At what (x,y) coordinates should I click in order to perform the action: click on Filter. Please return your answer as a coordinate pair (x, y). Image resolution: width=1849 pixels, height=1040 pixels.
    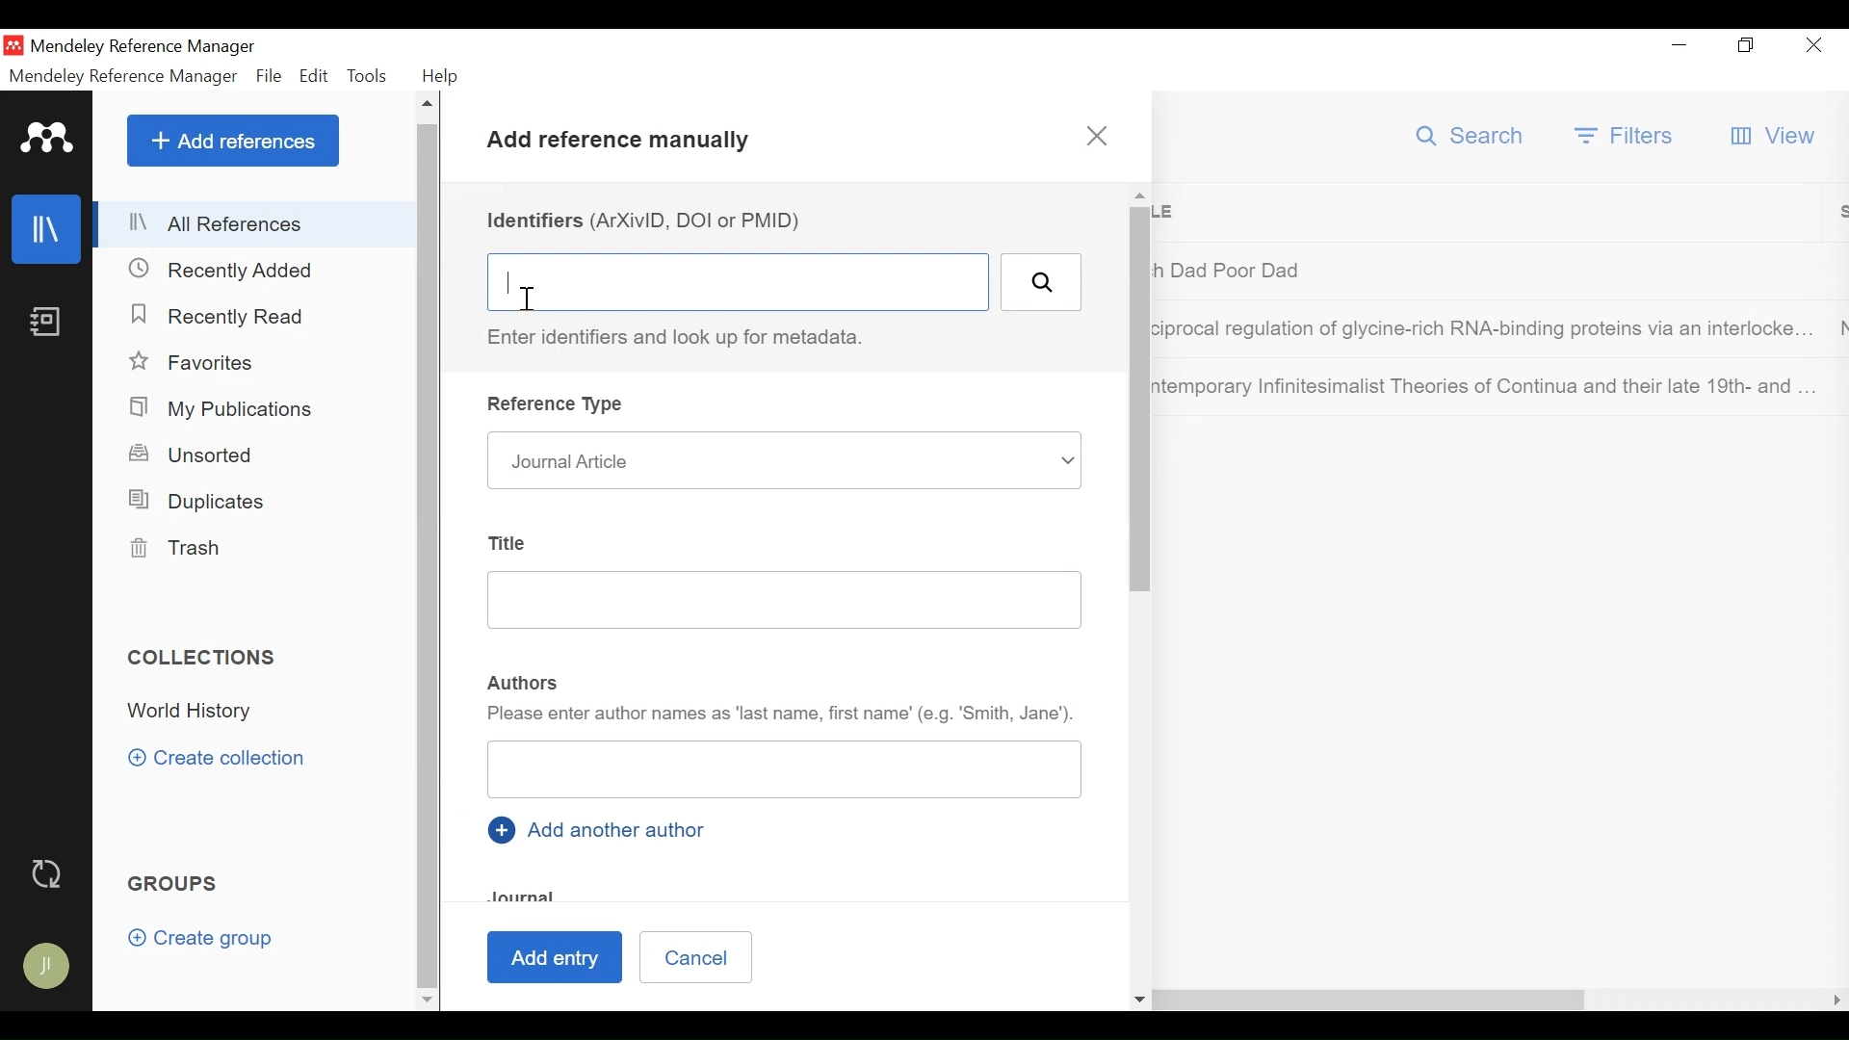
    Looking at the image, I should click on (1626, 138).